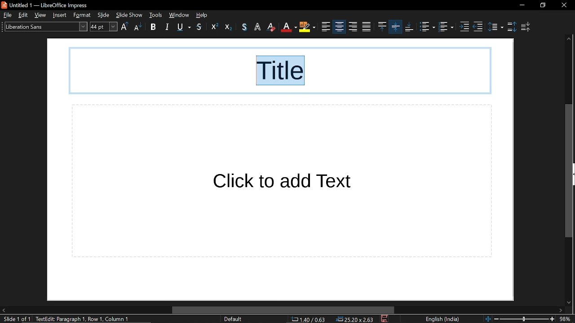  Describe the element at coordinates (245, 27) in the screenshot. I see `outline` at that location.